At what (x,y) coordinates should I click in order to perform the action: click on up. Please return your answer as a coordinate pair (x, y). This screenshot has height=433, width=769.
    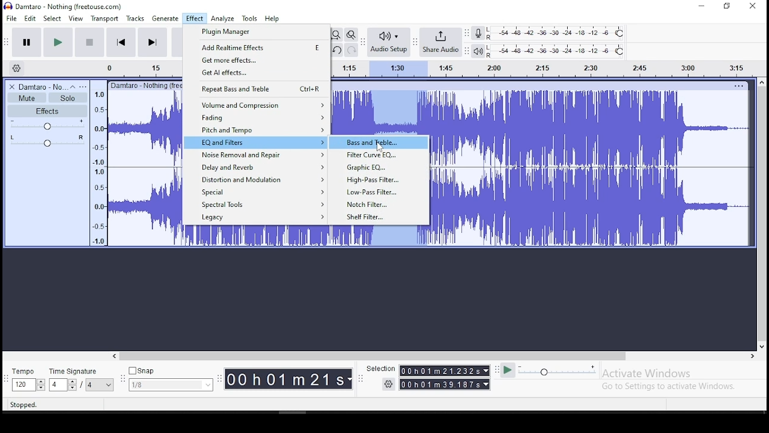
    Looking at the image, I should click on (761, 82).